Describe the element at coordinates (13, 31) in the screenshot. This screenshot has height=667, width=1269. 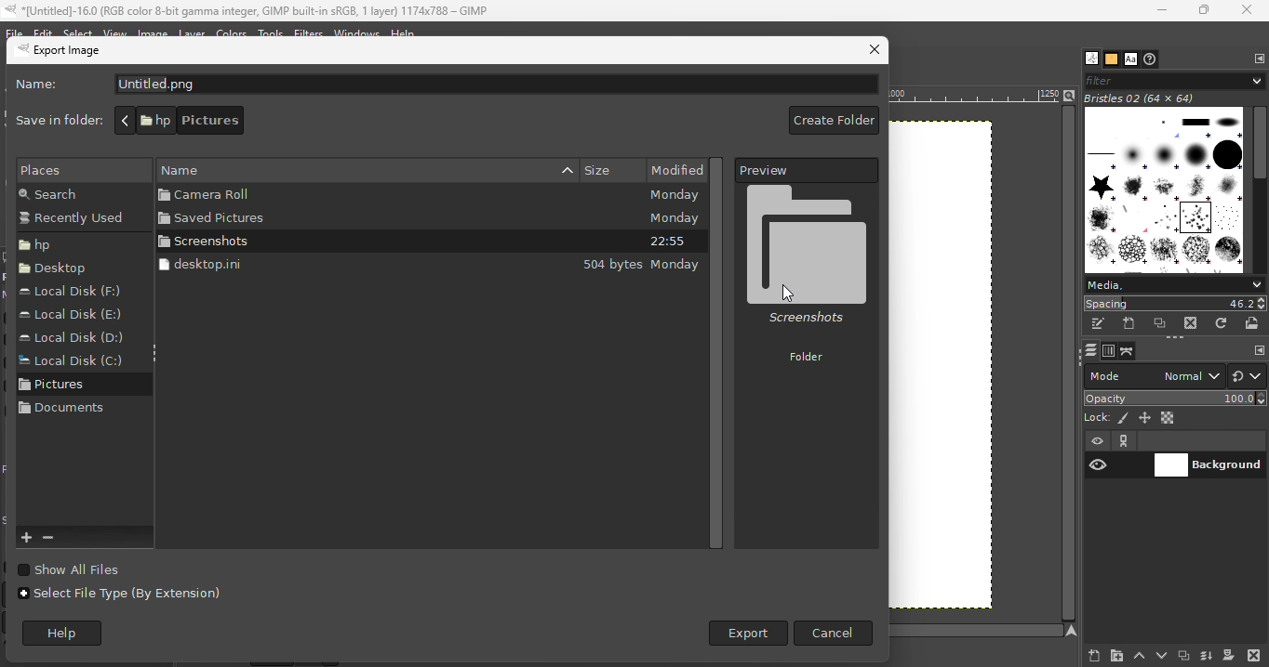
I see `File` at that location.